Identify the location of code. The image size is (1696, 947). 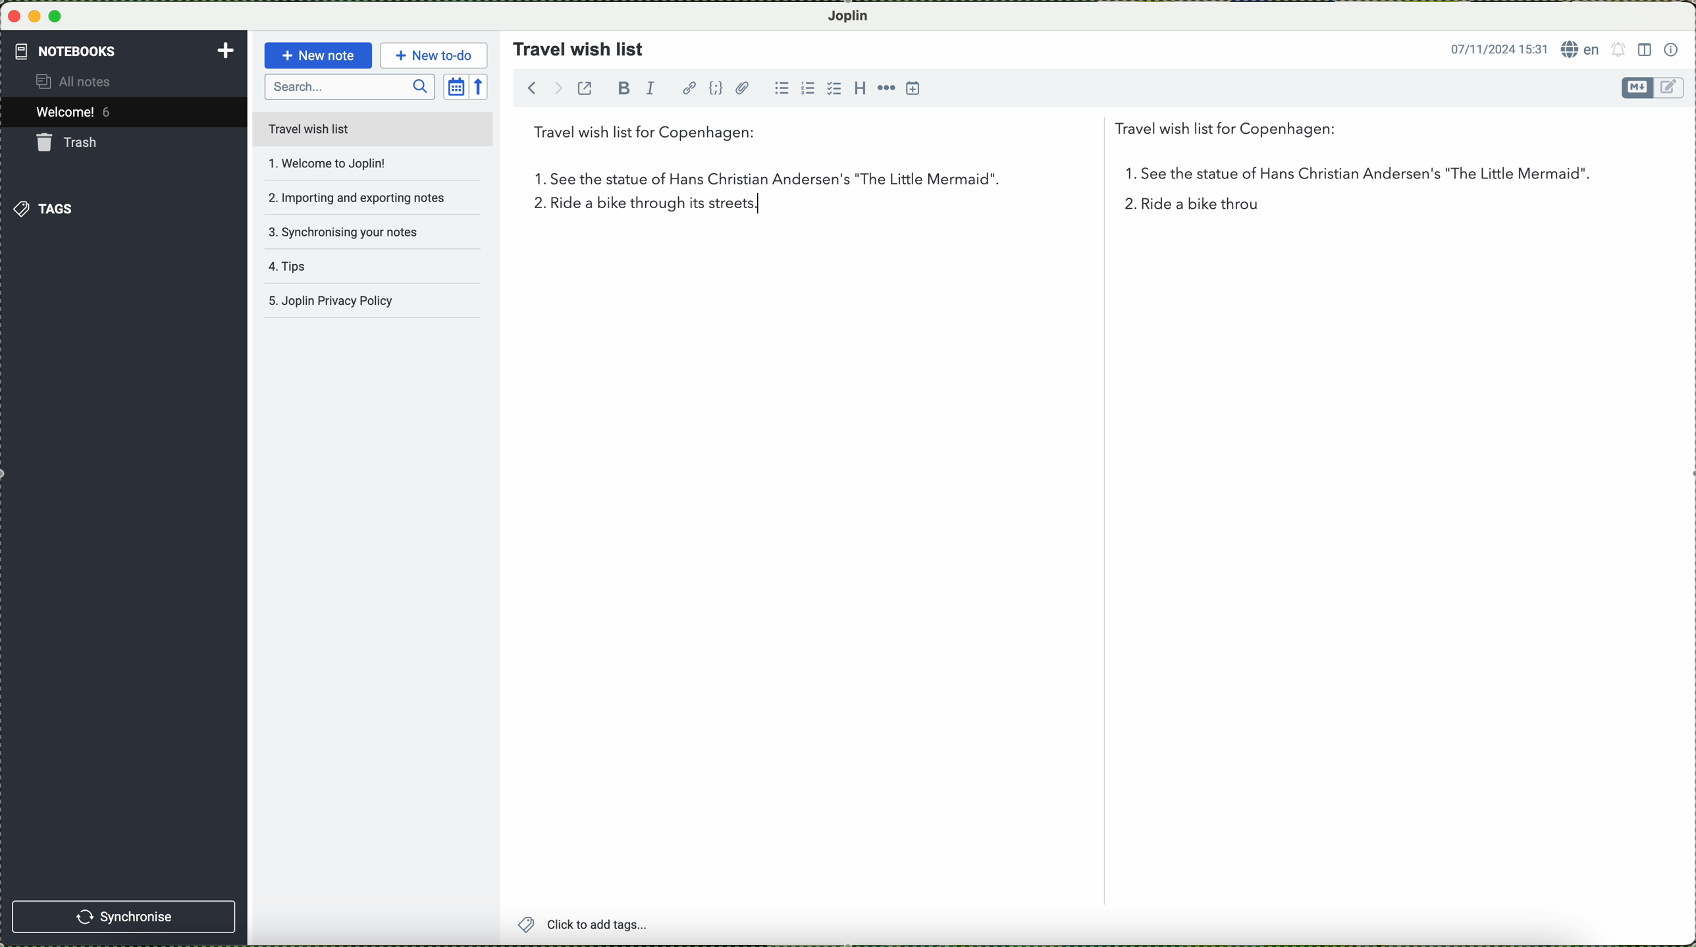
(717, 88).